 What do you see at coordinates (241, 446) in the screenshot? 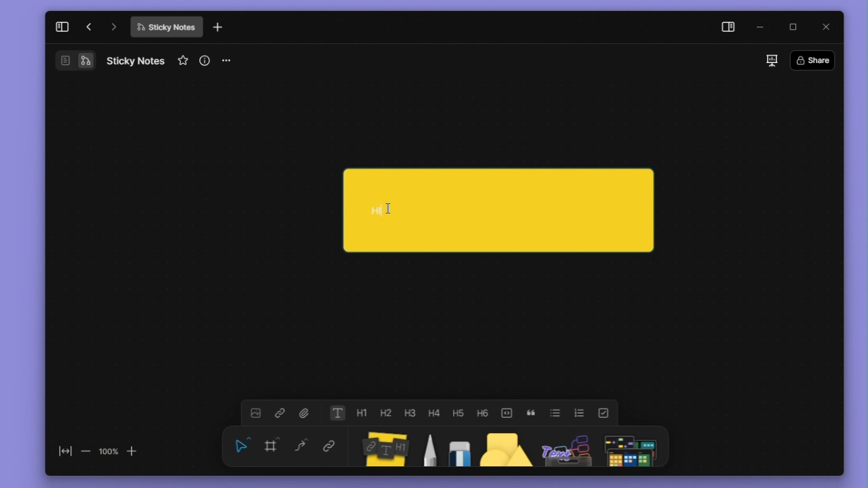
I see `select` at bounding box center [241, 446].